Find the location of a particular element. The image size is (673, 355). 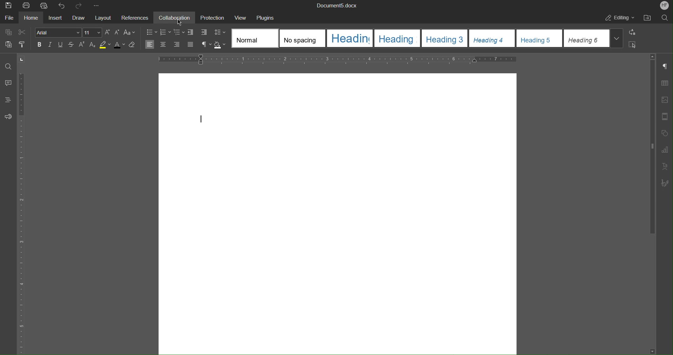

Superscript is located at coordinates (81, 46).